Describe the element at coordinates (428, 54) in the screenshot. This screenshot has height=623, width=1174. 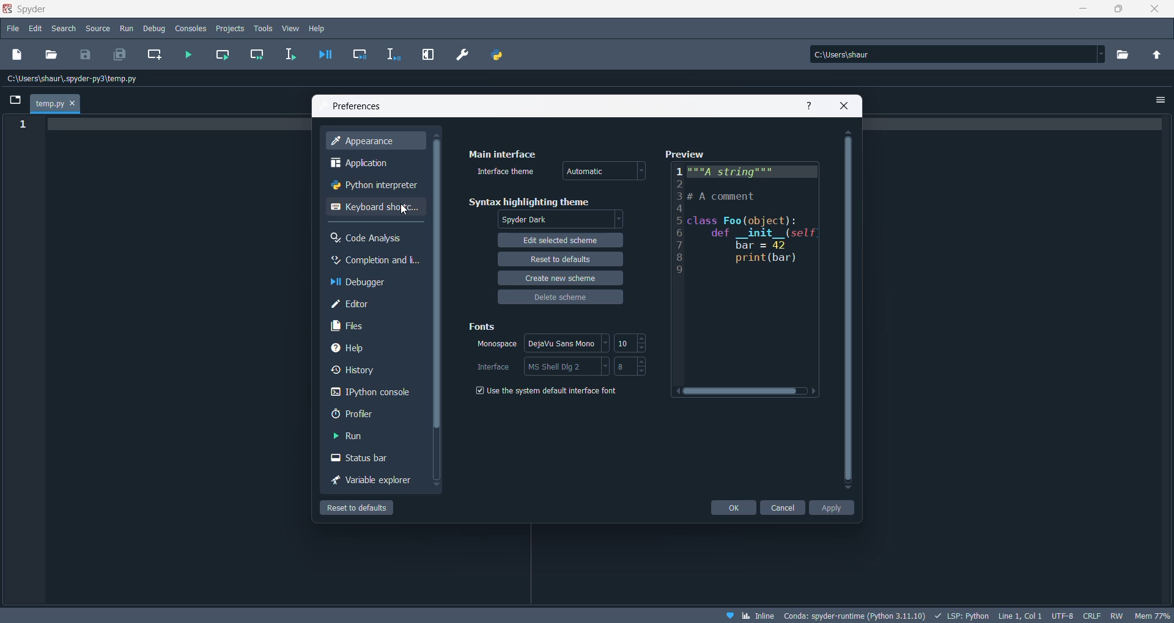
I see `Maximize current pane` at that location.